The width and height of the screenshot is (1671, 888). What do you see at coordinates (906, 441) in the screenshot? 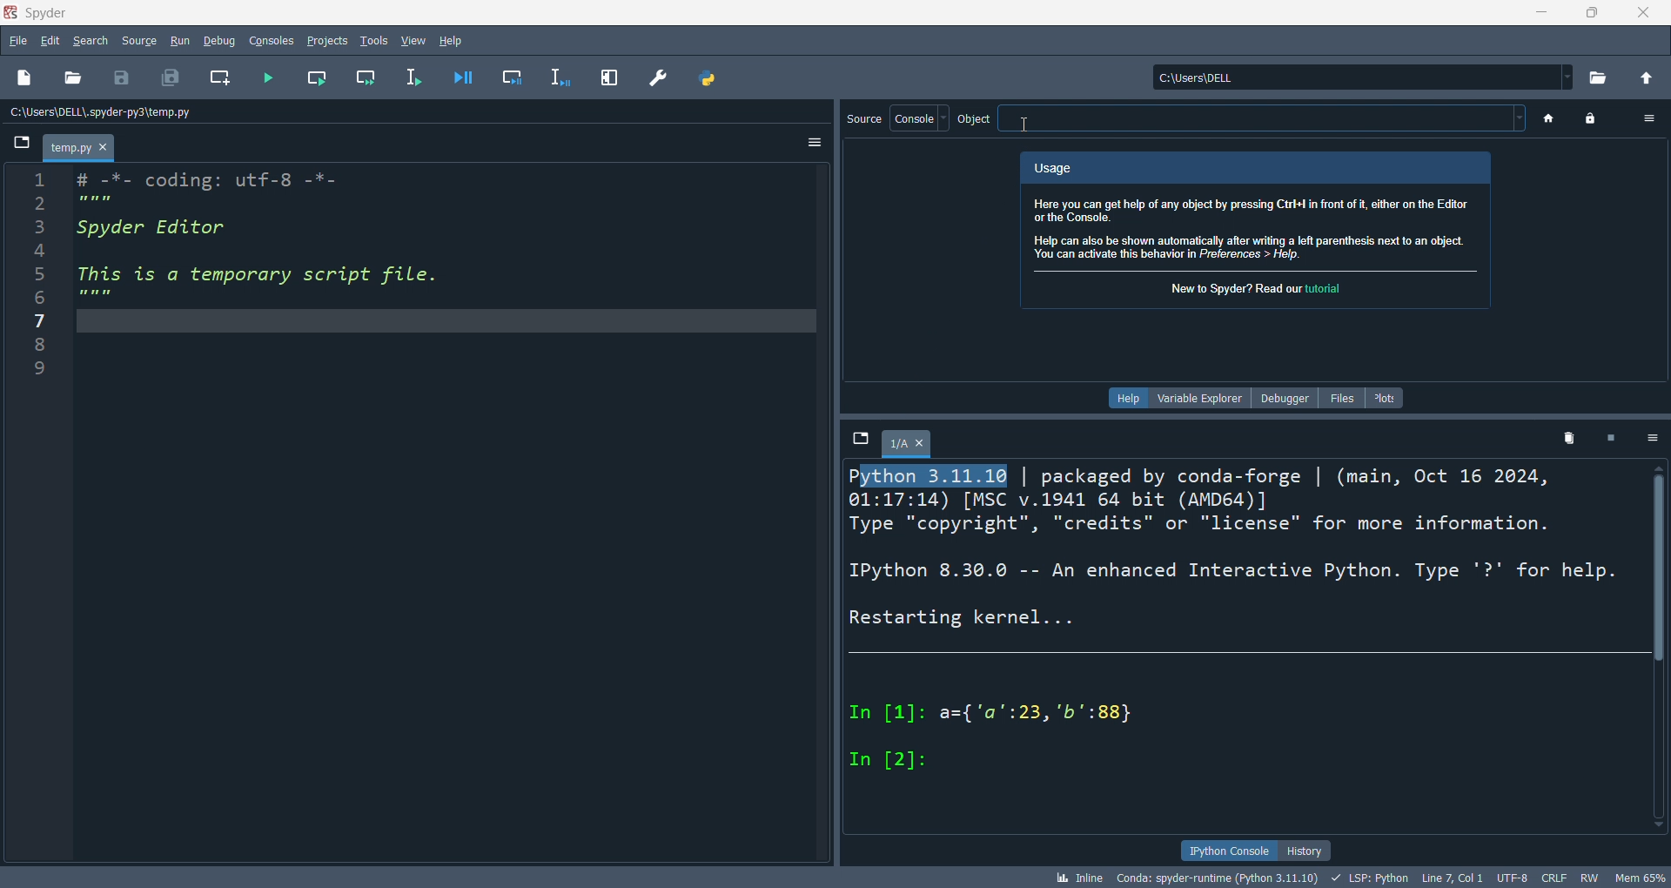
I see `1/A tab` at bounding box center [906, 441].